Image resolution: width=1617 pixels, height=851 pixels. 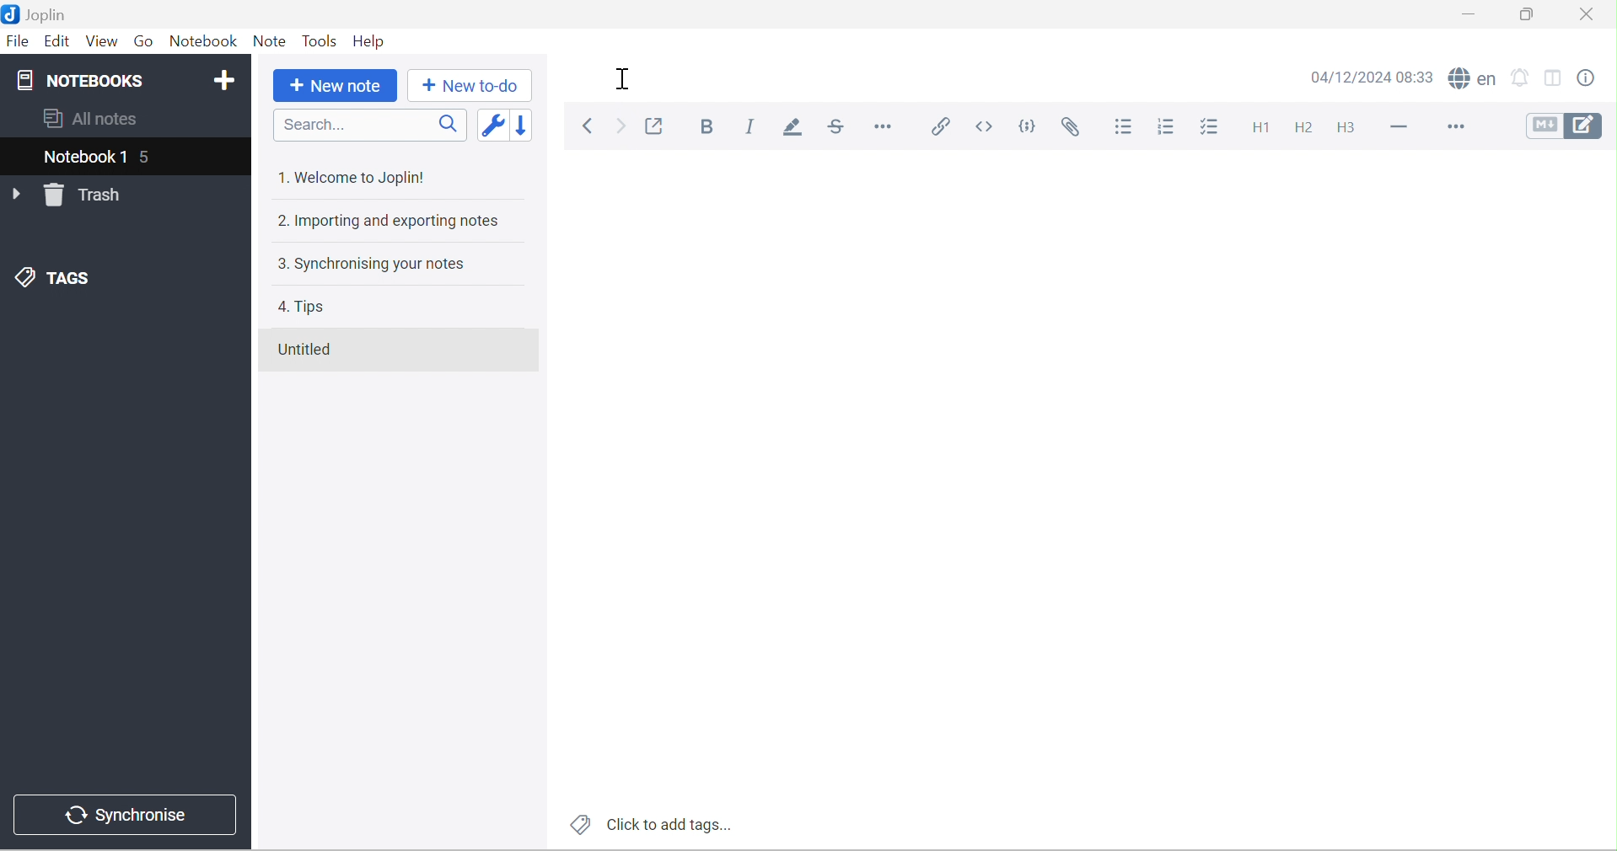 What do you see at coordinates (1522, 79) in the screenshot?
I see `Set alarm` at bounding box center [1522, 79].